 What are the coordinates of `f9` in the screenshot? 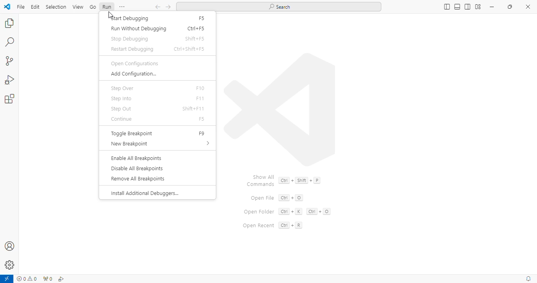 It's located at (202, 133).